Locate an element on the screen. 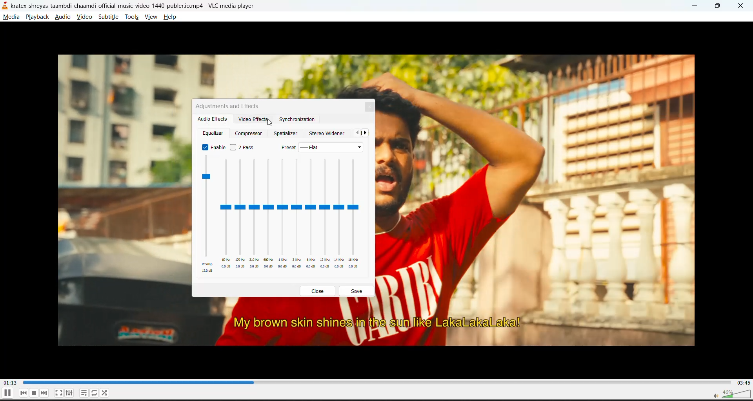 The image size is (753, 401). save is located at coordinates (356, 291).